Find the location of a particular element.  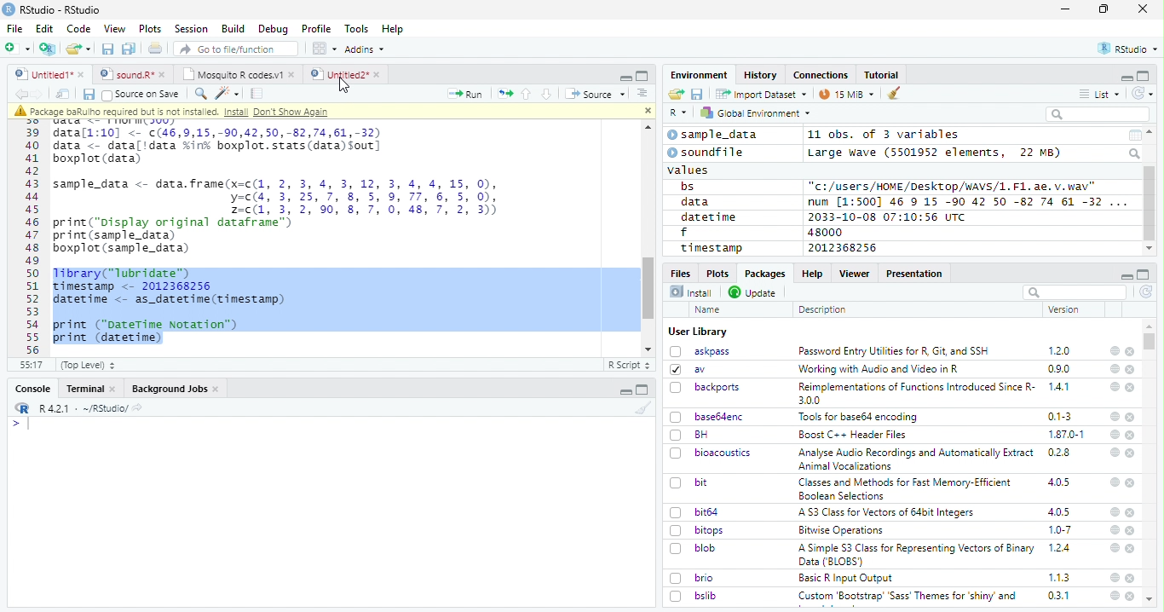

full screen is located at coordinates (1144, 76).